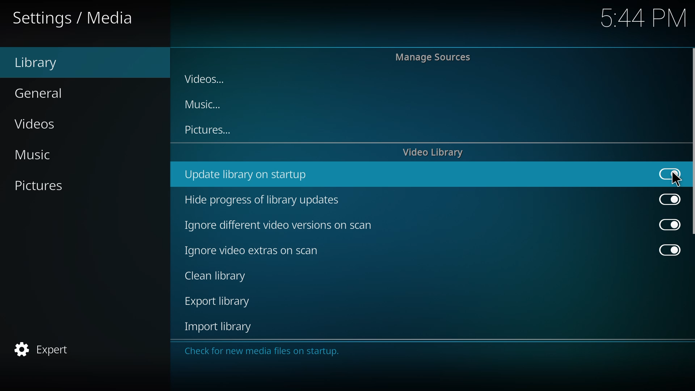 This screenshot has width=695, height=391. I want to click on clean library, so click(216, 276).